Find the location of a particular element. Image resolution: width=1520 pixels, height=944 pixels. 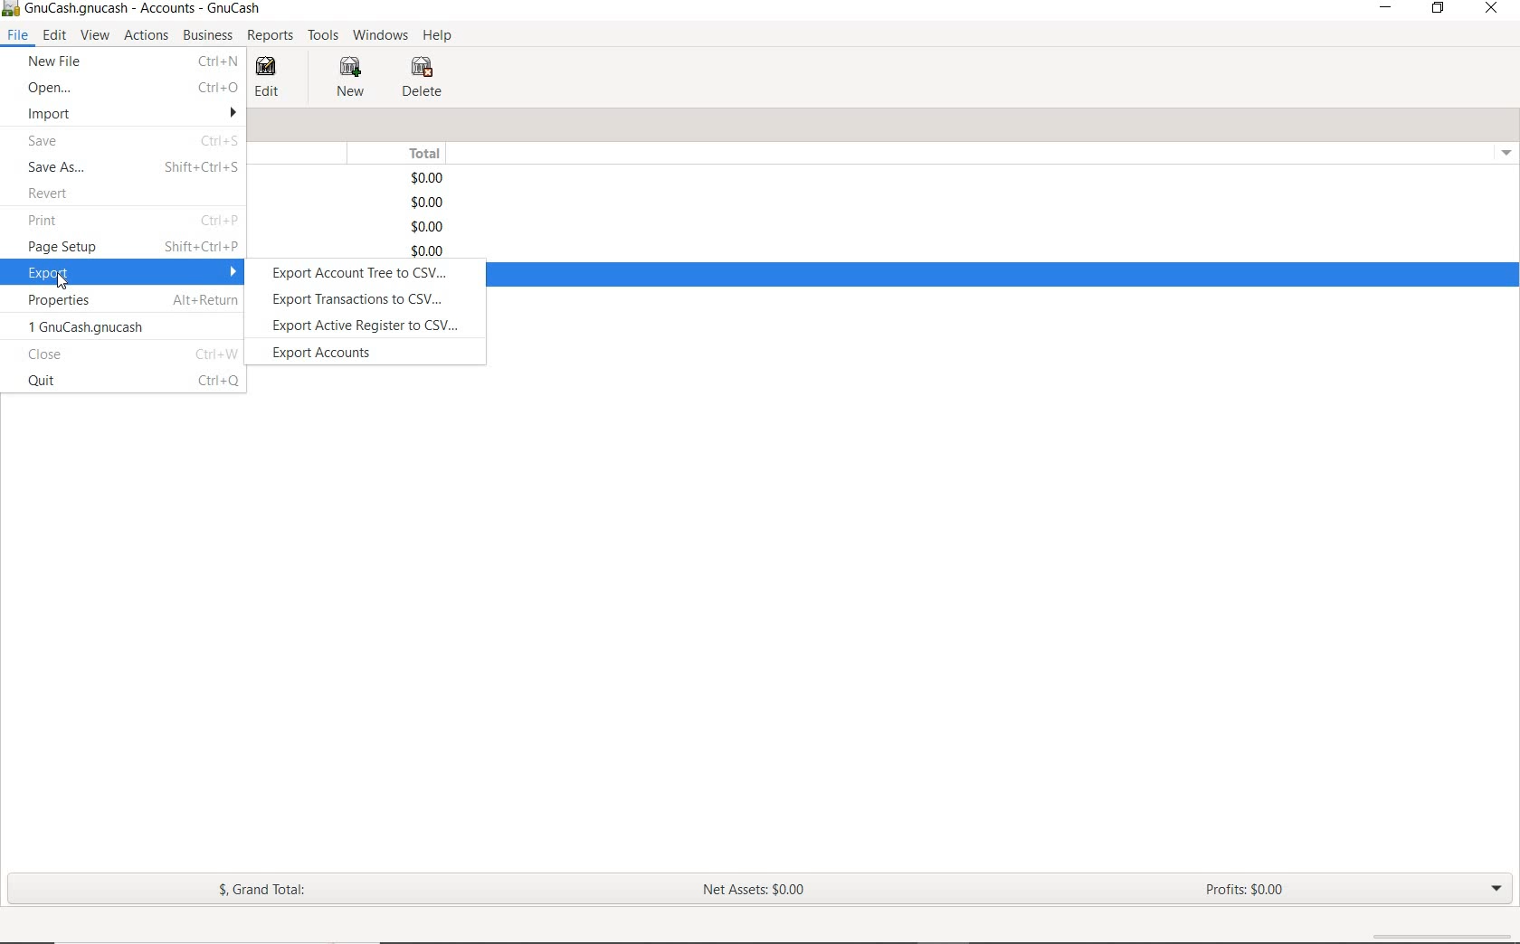

export accounts is located at coordinates (343, 353).